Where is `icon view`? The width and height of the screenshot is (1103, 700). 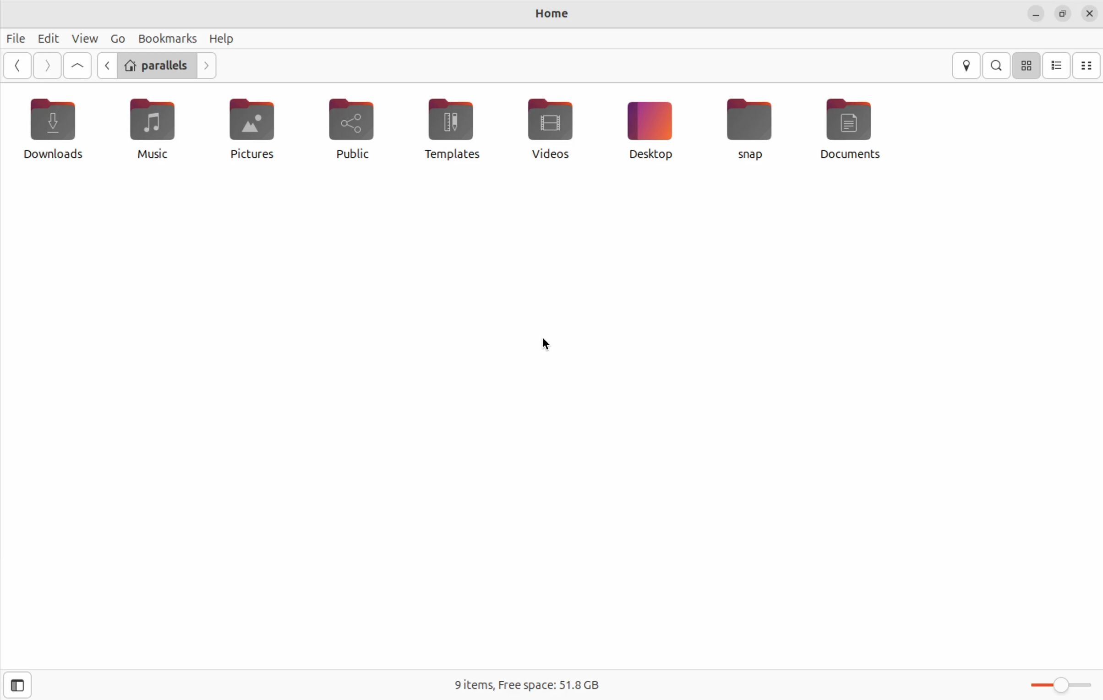 icon view is located at coordinates (1027, 65).